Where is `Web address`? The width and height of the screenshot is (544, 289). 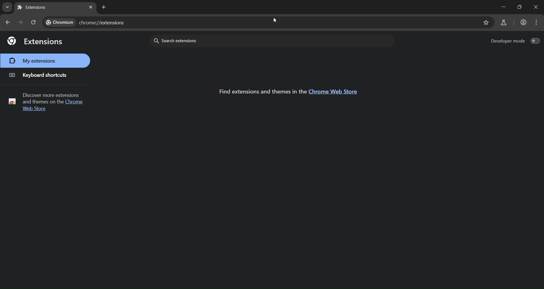 Web address is located at coordinates (85, 22).